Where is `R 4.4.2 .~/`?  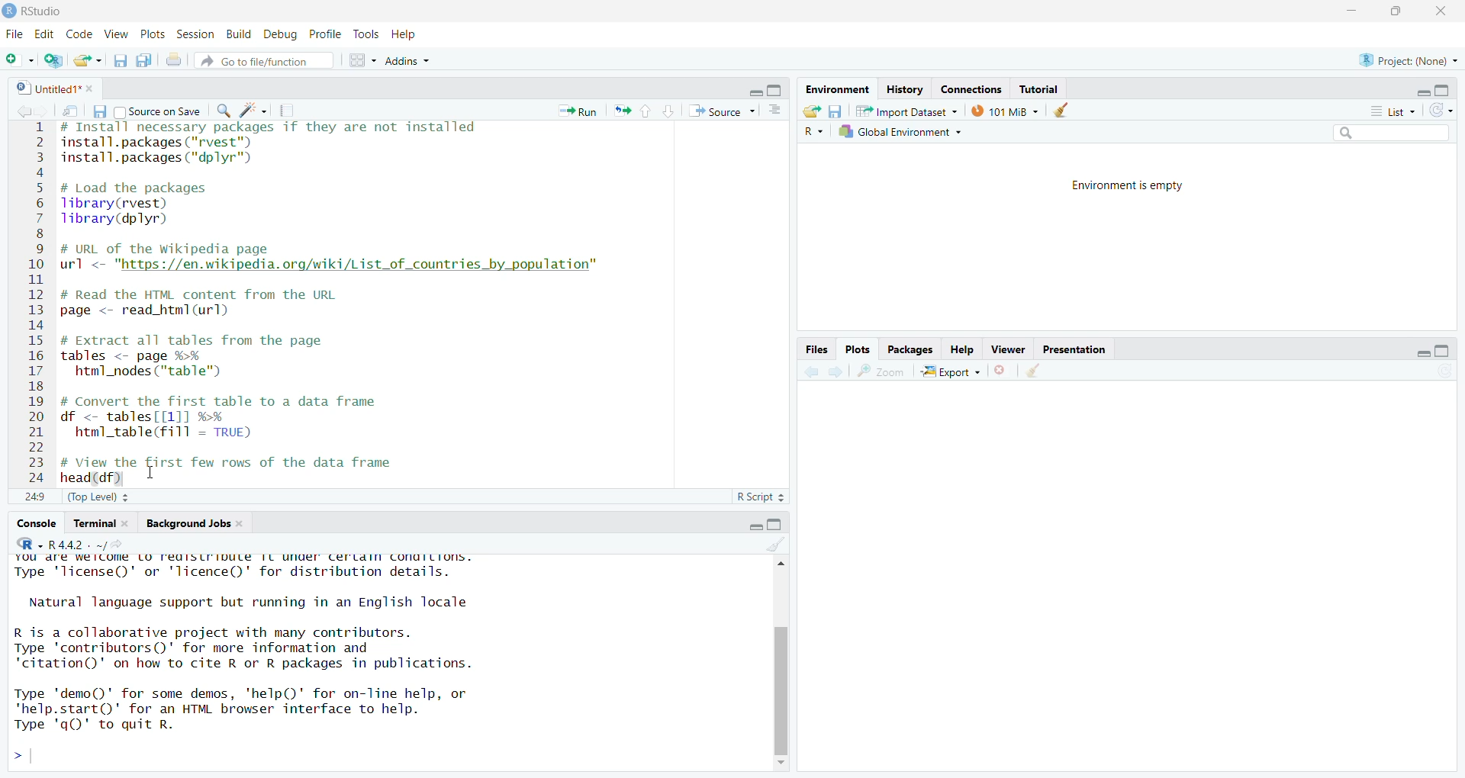 R 4.4.2 .~/ is located at coordinates (91, 544).